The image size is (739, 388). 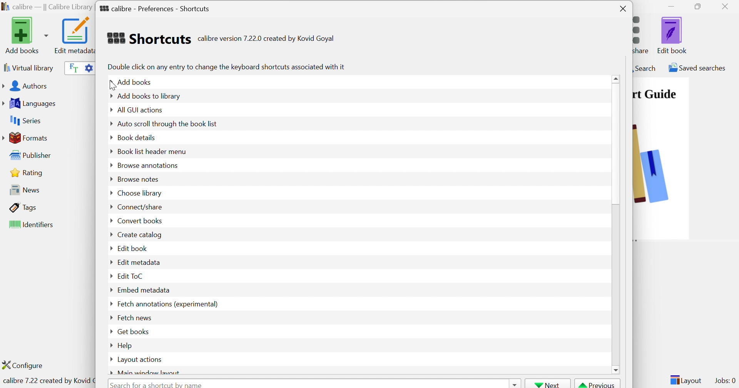 What do you see at coordinates (23, 207) in the screenshot?
I see `Tags` at bounding box center [23, 207].